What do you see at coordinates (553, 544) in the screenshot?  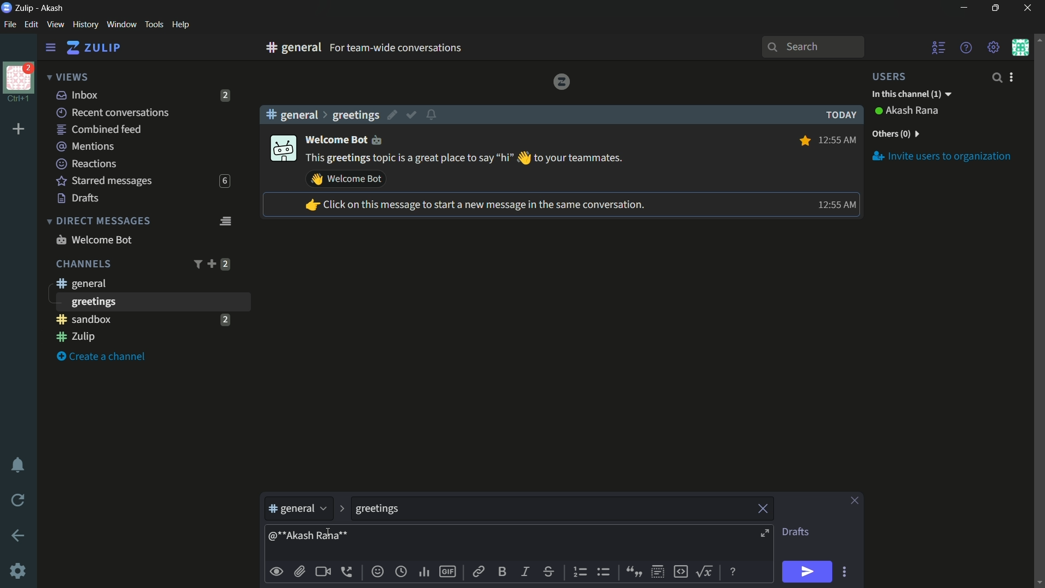 I see `message body` at bounding box center [553, 544].